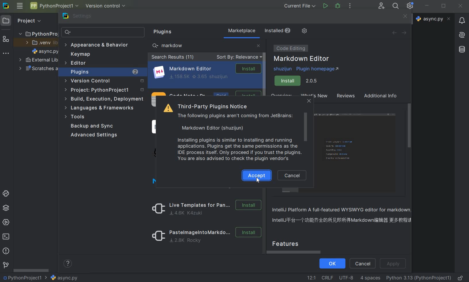 The image size is (469, 282). Describe the element at coordinates (325, 6) in the screenshot. I see `run` at that location.